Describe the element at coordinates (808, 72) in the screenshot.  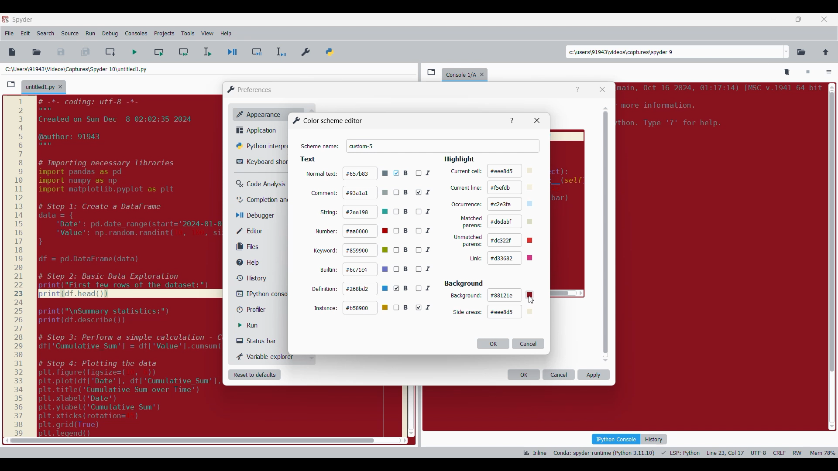
I see `Interrupt kernel` at that location.